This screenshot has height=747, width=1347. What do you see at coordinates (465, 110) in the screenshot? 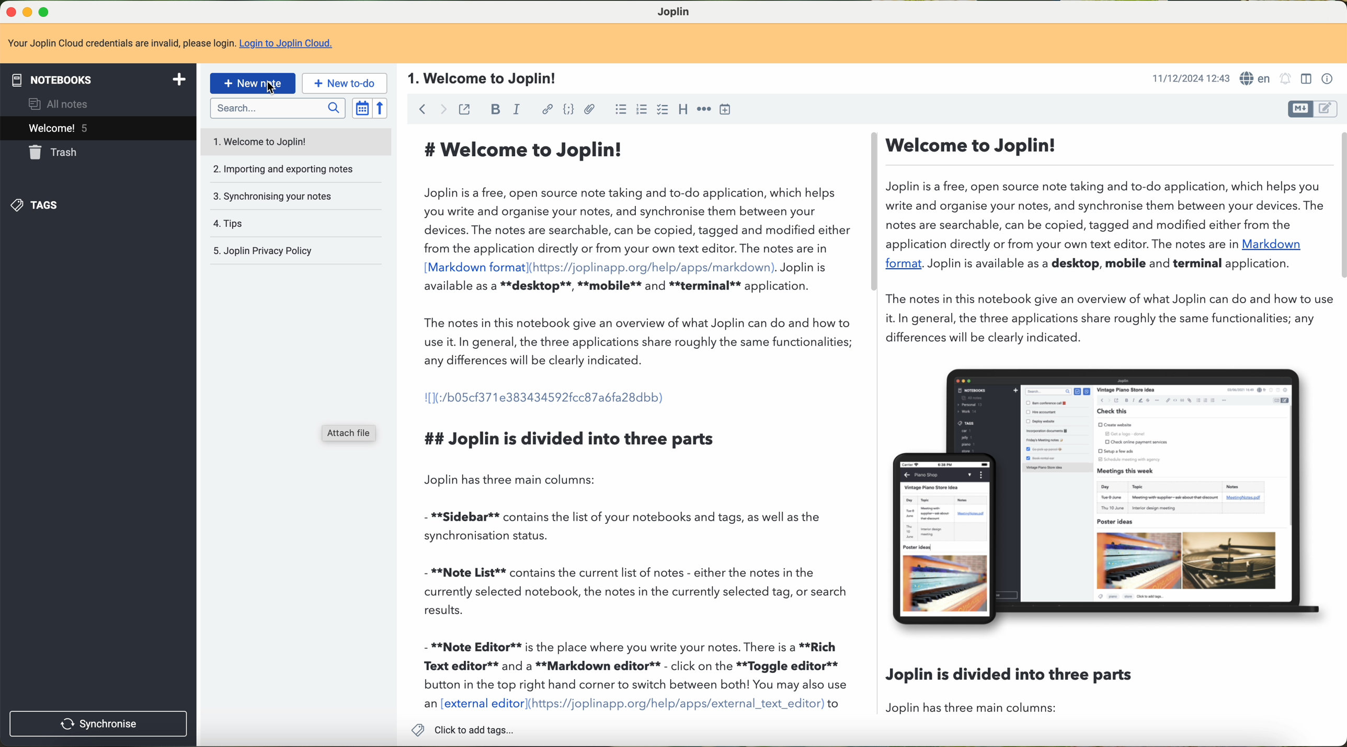
I see `toggle external editing` at bounding box center [465, 110].